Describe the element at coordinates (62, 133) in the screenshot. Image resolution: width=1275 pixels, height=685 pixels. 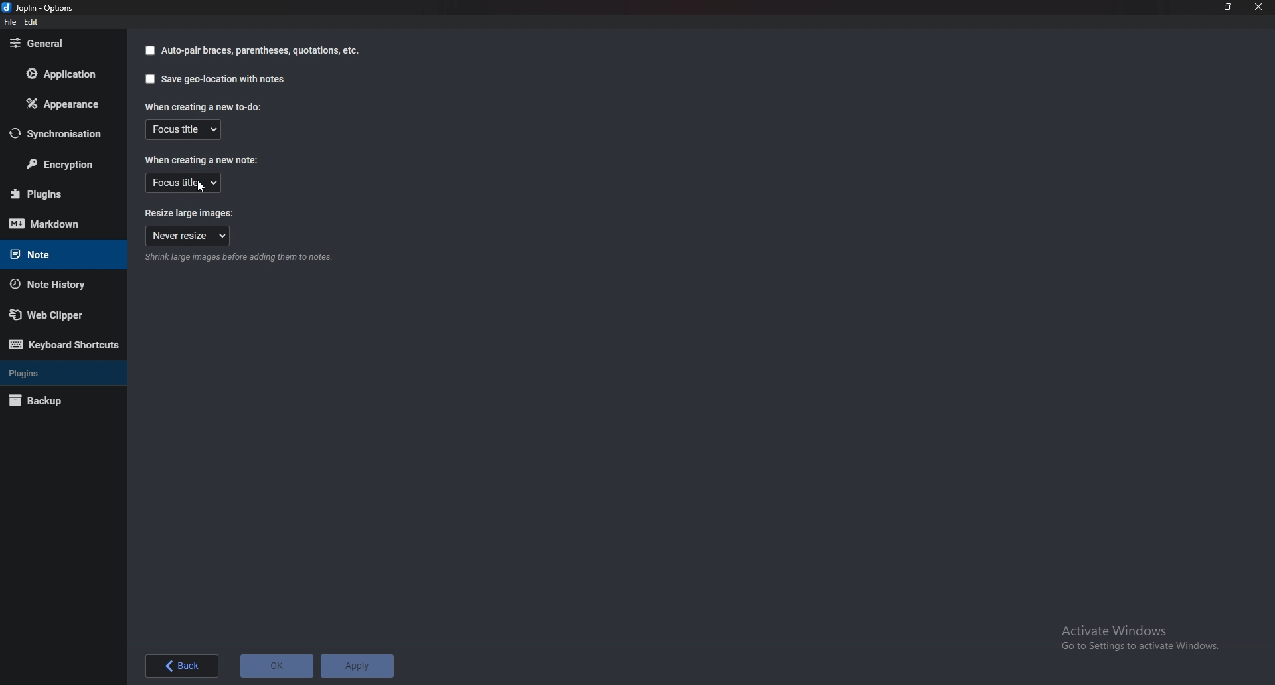
I see `Synchronization` at that location.